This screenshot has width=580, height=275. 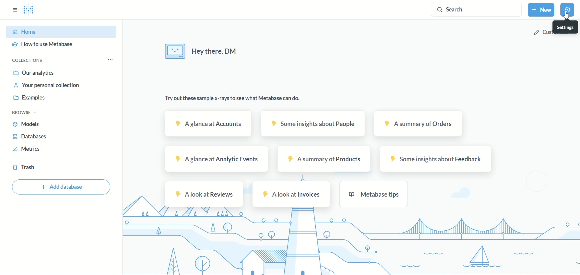 What do you see at coordinates (31, 137) in the screenshot?
I see `databases` at bounding box center [31, 137].